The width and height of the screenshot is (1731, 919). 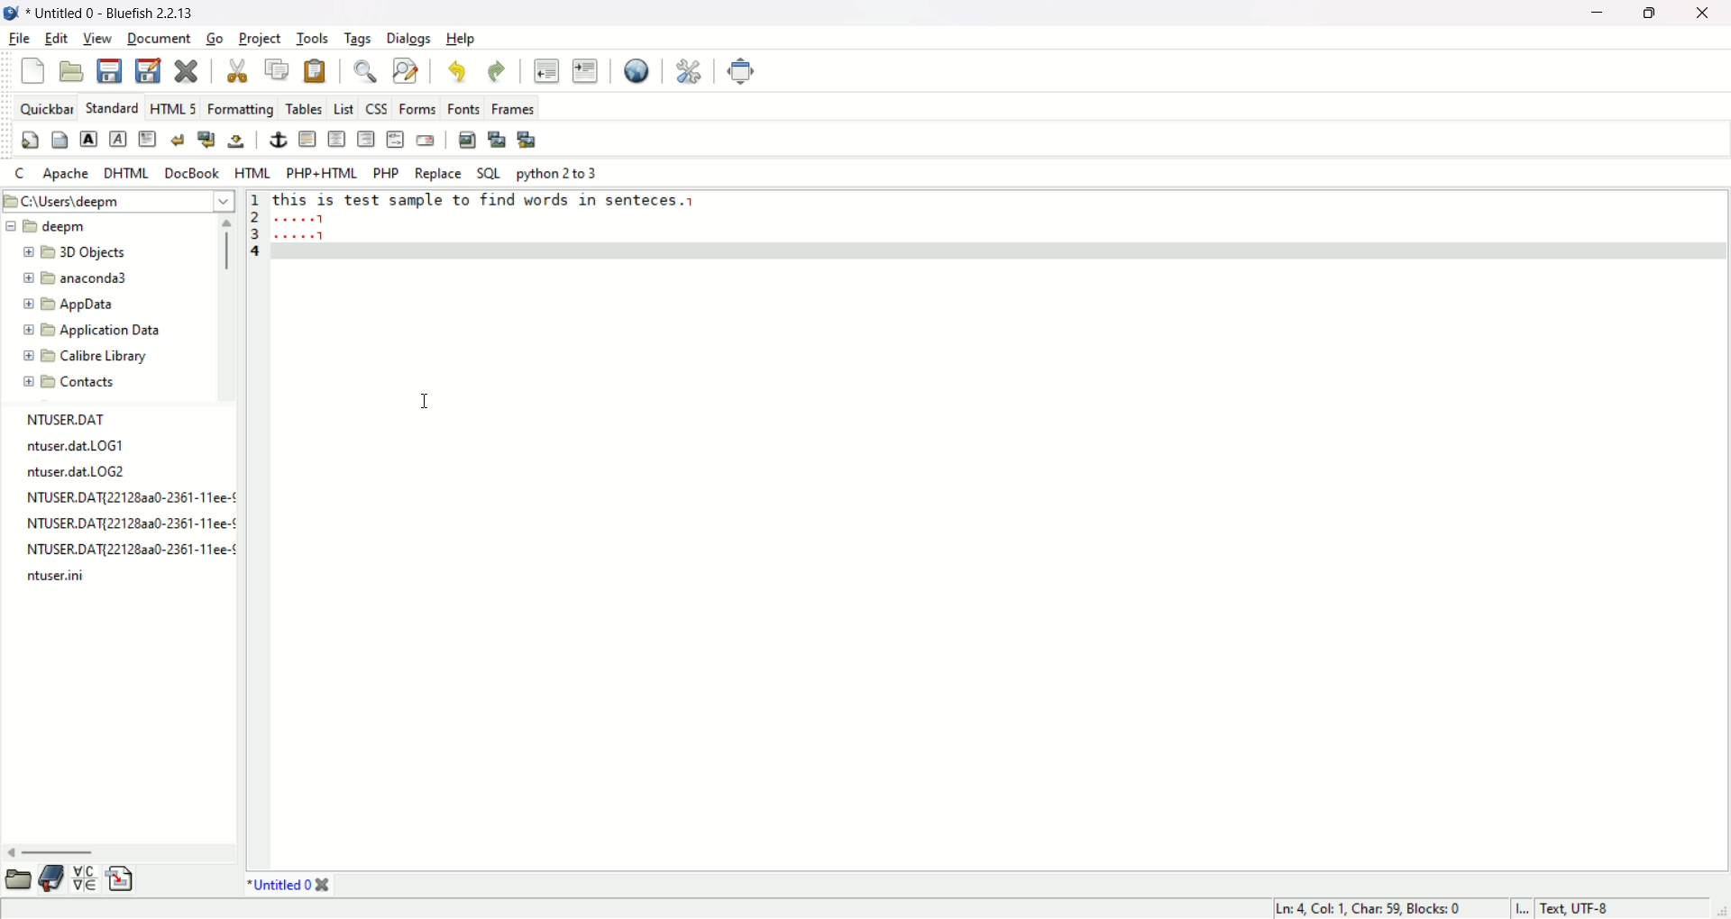 I want to click on ntuser.dat.LOG1, so click(x=91, y=446).